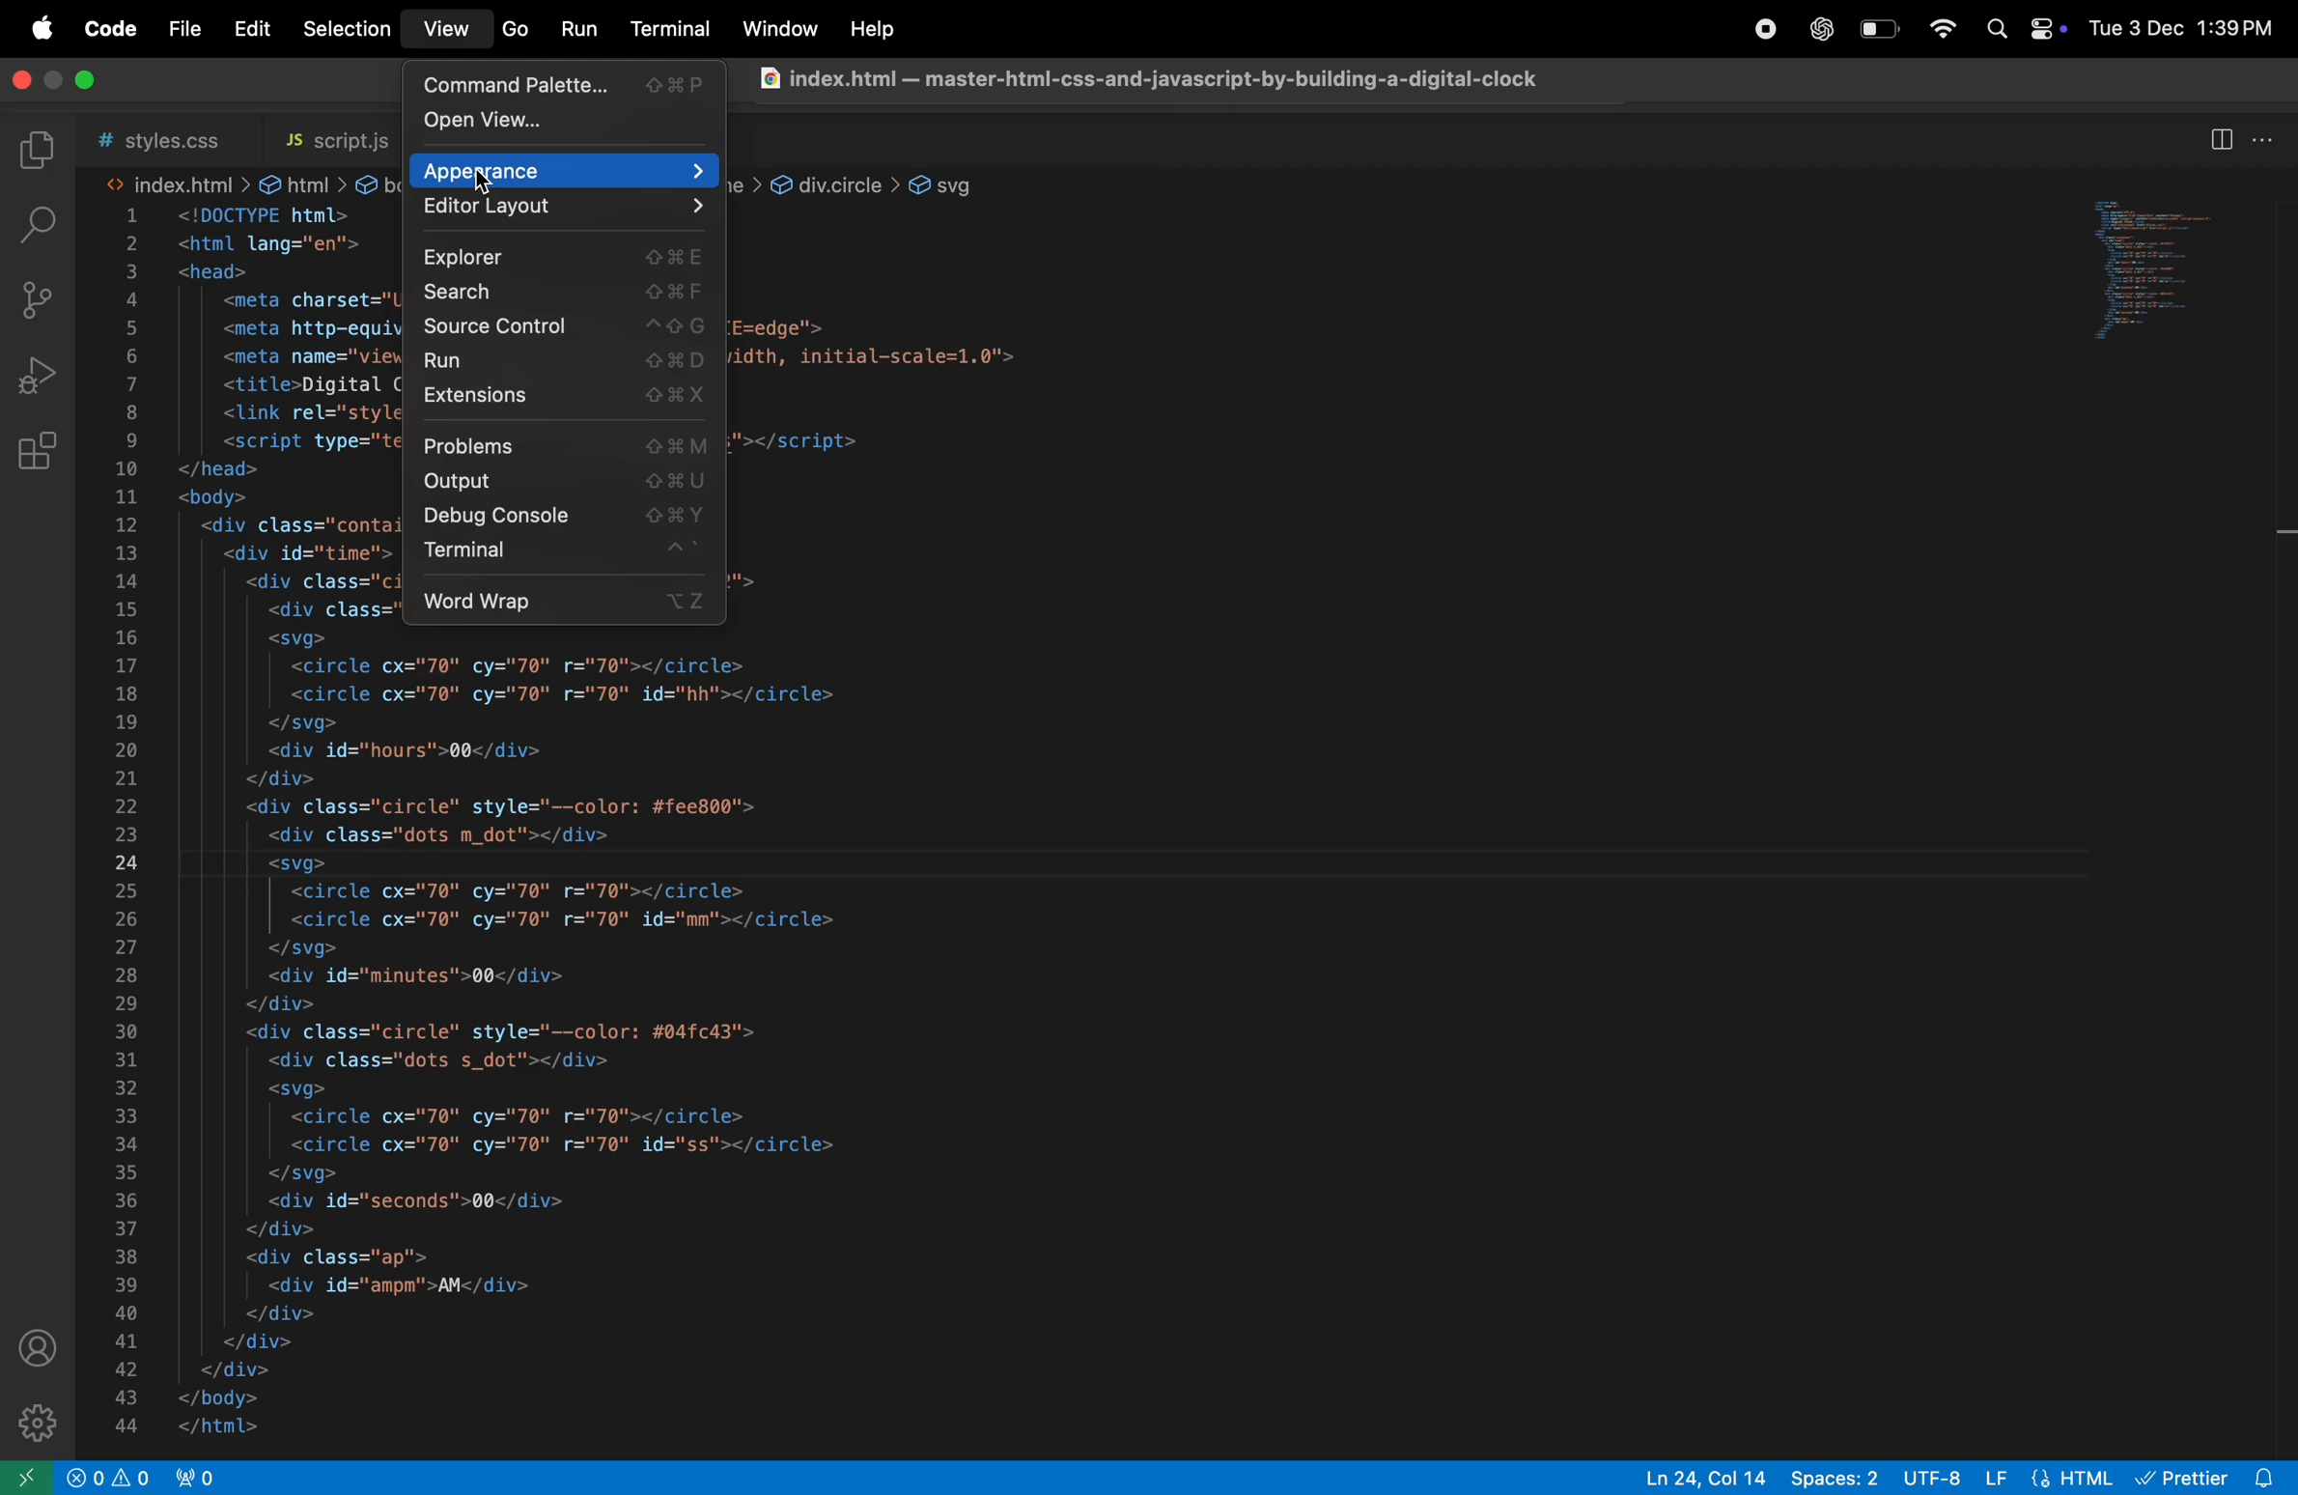 The height and width of the screenshot is (1495, 2298). What do you see at coordinates (487, 199) in the screenshot?
I see `cursor` at bounding box center [487, 199].